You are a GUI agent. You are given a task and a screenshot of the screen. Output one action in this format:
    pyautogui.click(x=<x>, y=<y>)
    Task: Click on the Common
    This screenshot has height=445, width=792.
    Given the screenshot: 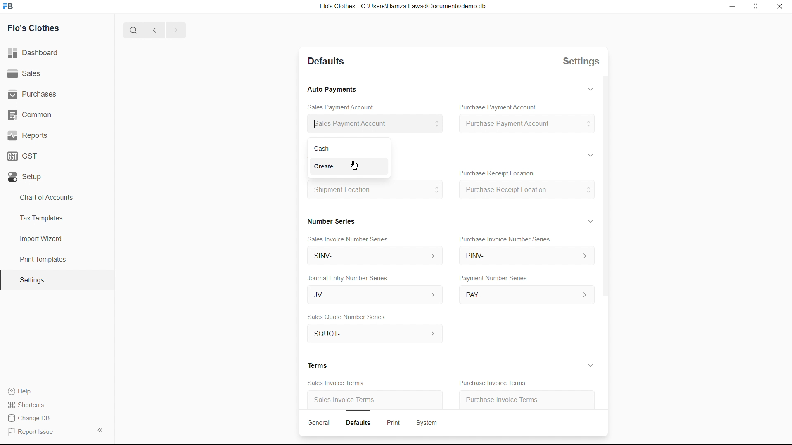 What is the action you would take?
    pyautogui.click(x=32, y=114)
    